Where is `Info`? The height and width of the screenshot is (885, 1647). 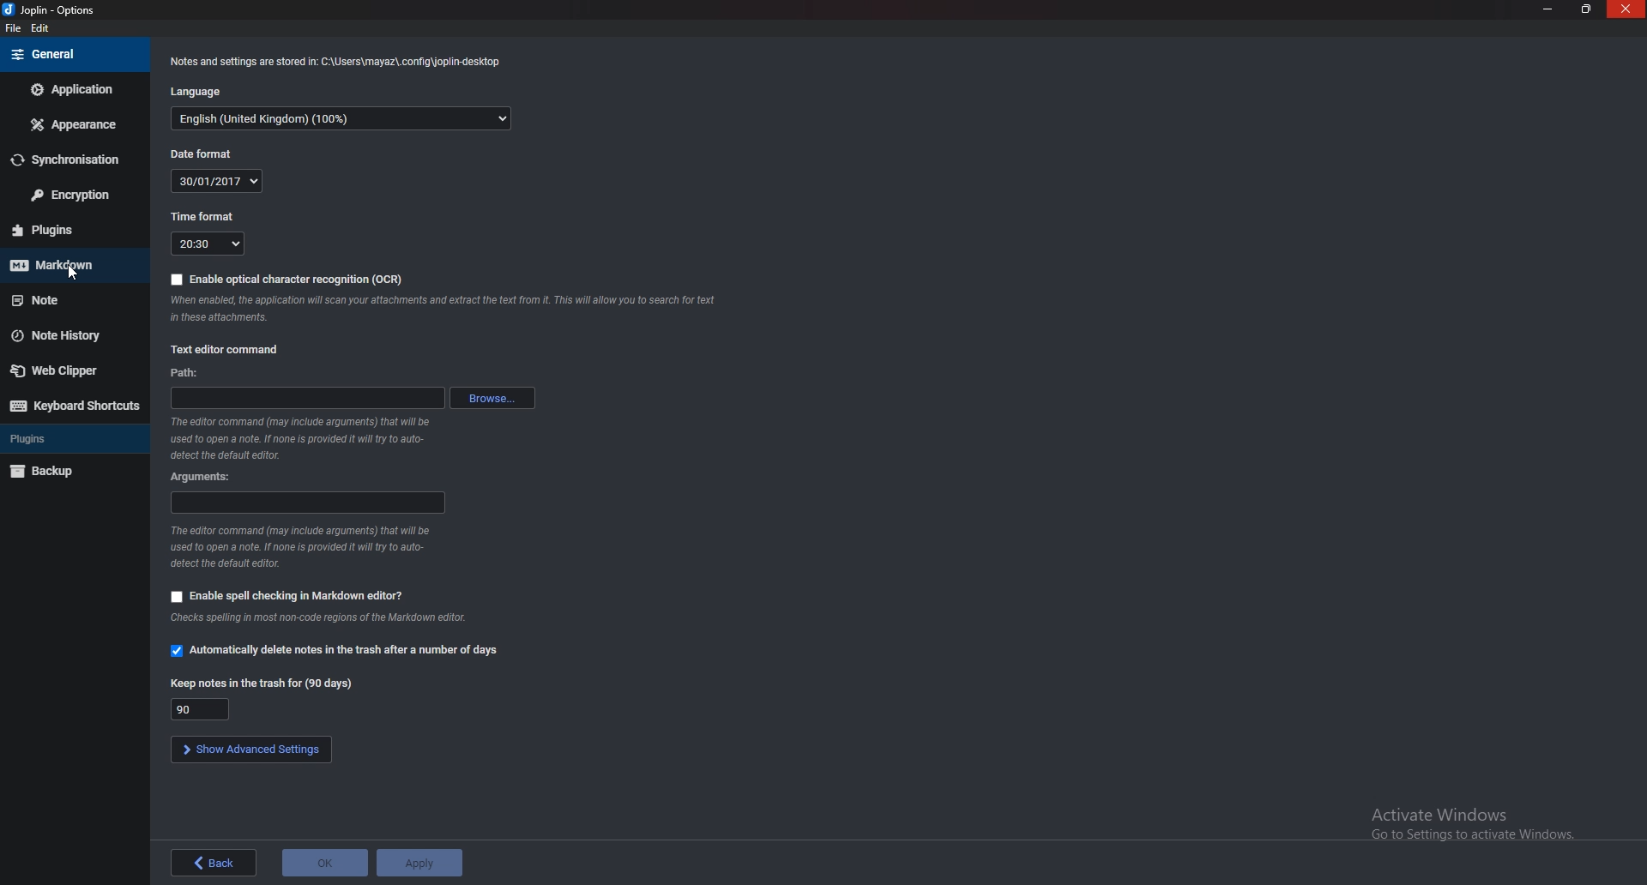
Info is located at coordinates (440, 307).